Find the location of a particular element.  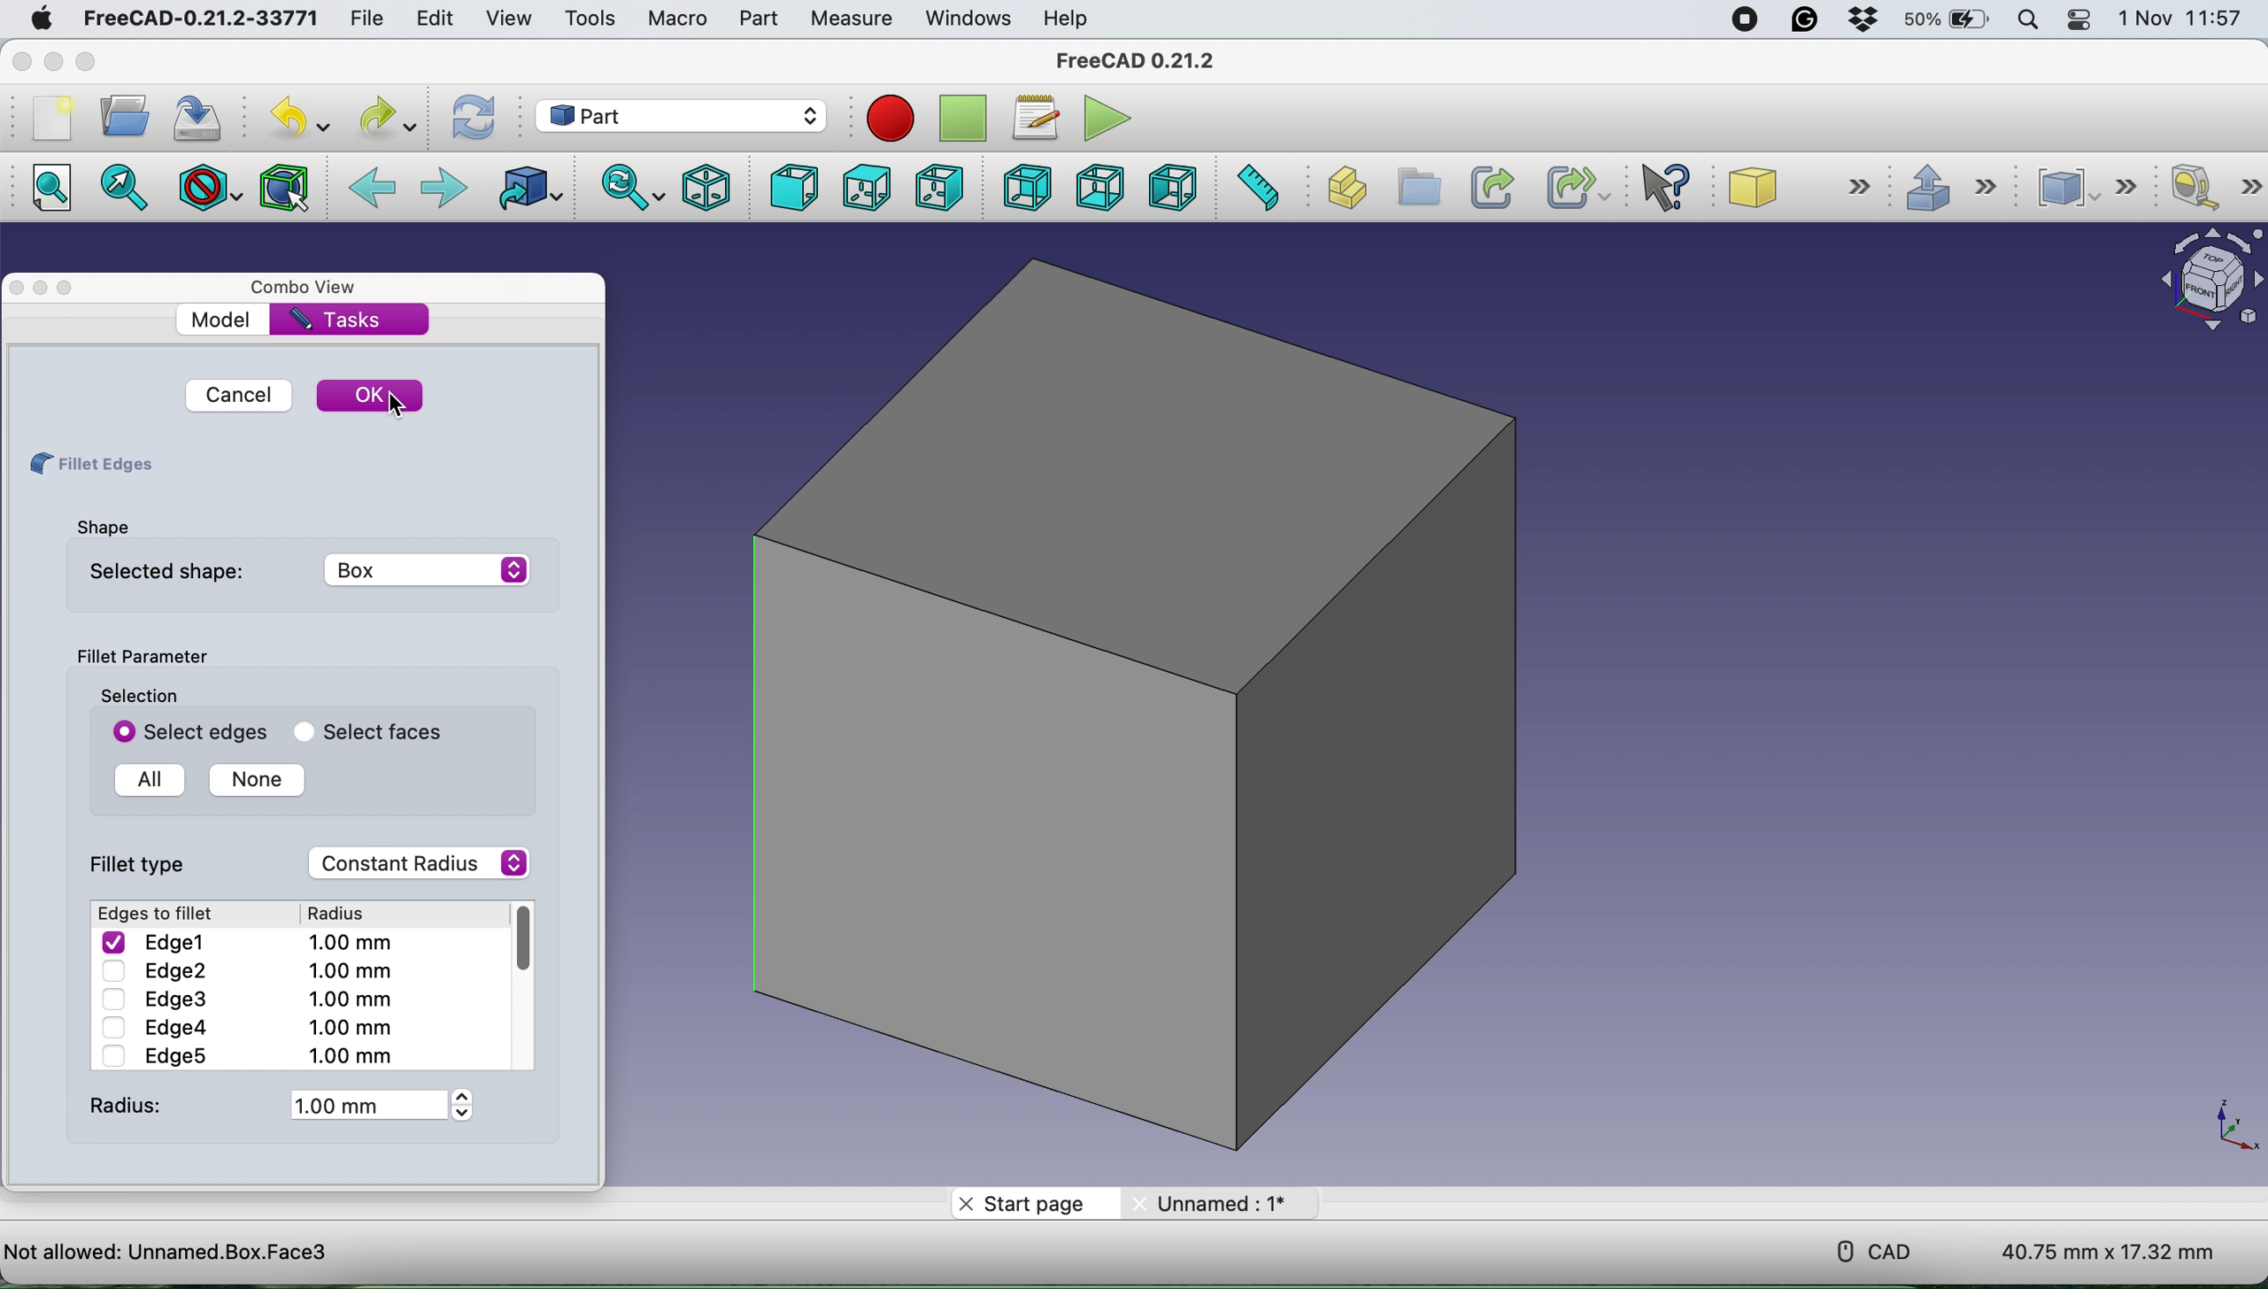

Selected faces is located at coordinates (362, 732).